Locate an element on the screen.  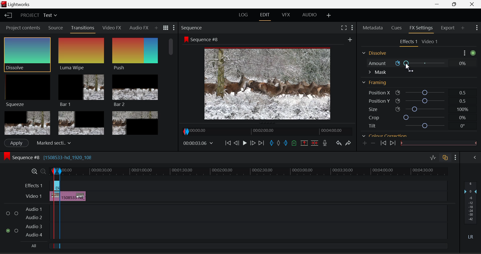
Remove Marked Section is located at coordinates (305, 143).